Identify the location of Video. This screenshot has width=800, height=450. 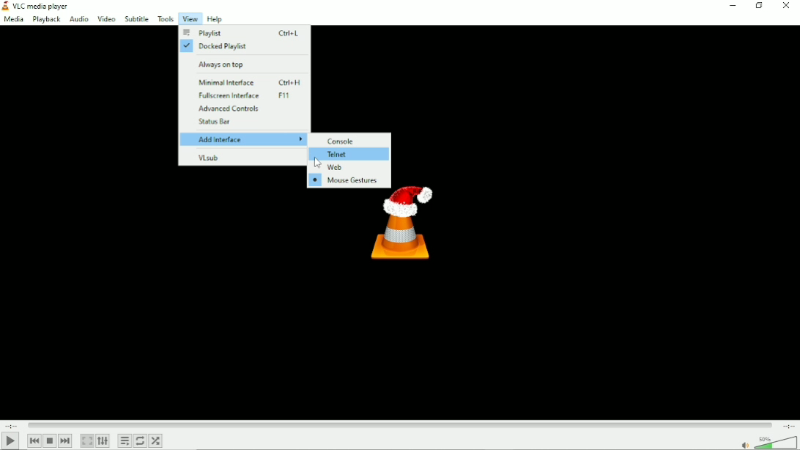
(105, 18).